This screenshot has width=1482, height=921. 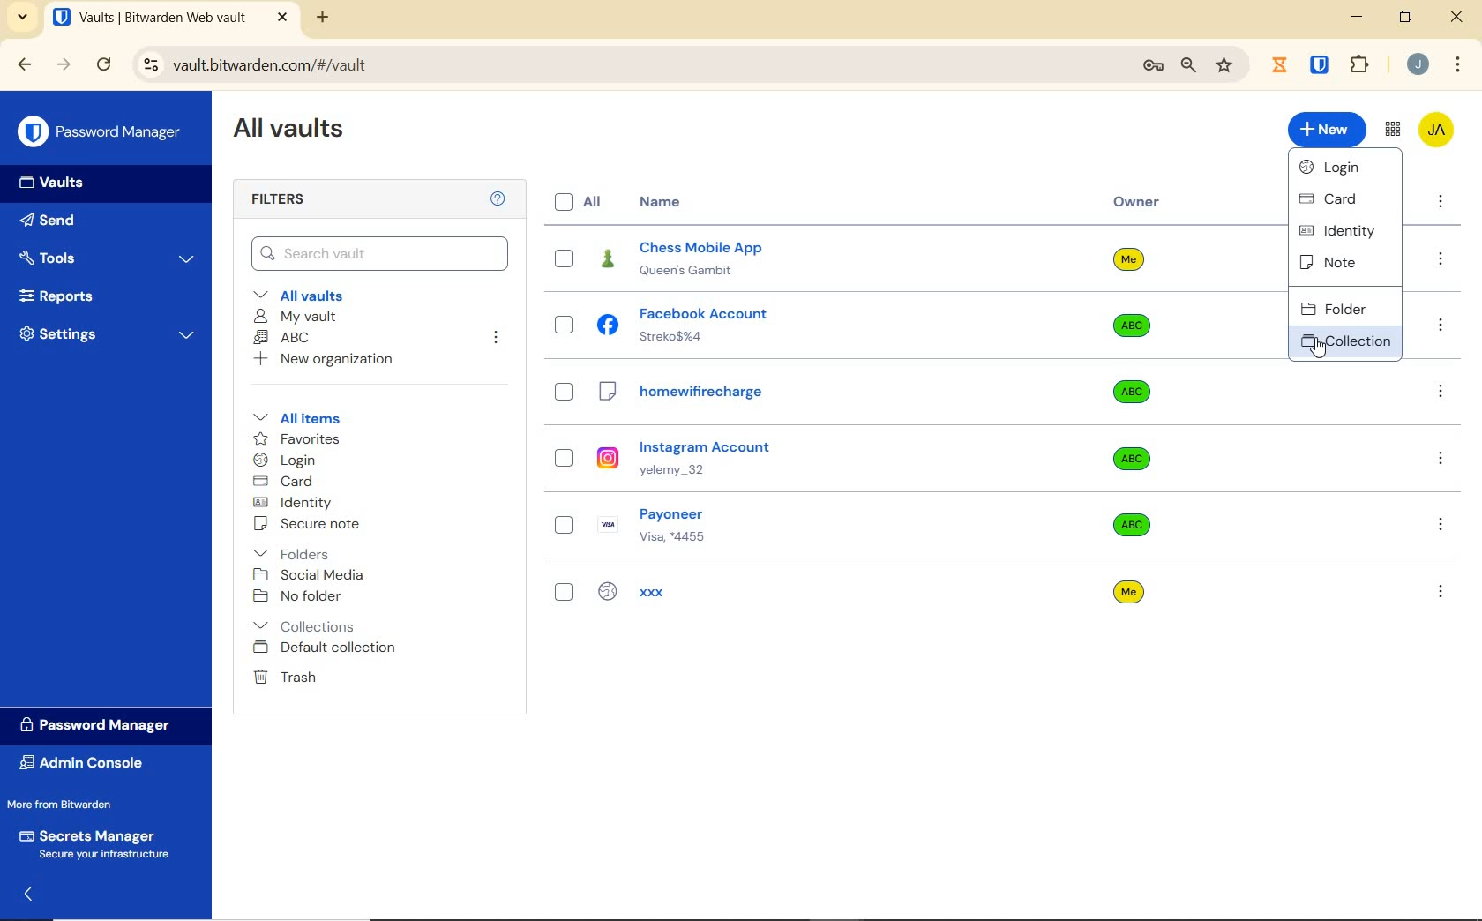 I want to click on close, so click(x=1457, y=15).